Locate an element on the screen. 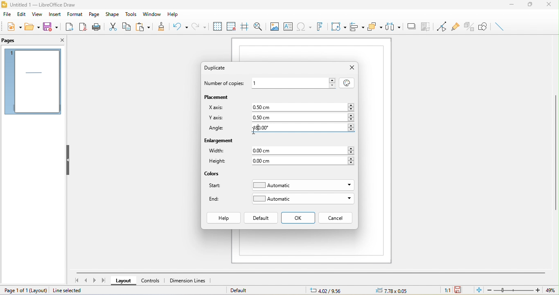 The image size is (559, 295). 7.26/9.58 is located at coordinates (331, 291).